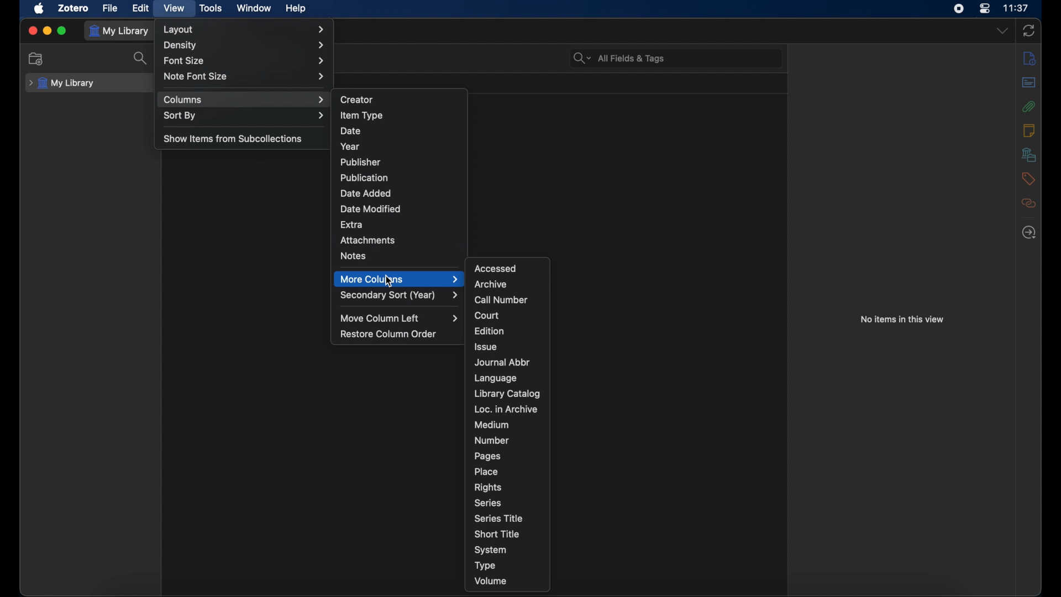  I want to click on accessed, so click(496, 268).